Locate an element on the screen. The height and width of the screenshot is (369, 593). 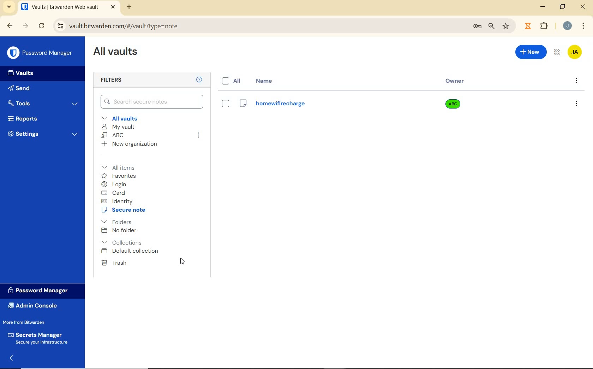
Login Name is located at coordinates (272, 105).